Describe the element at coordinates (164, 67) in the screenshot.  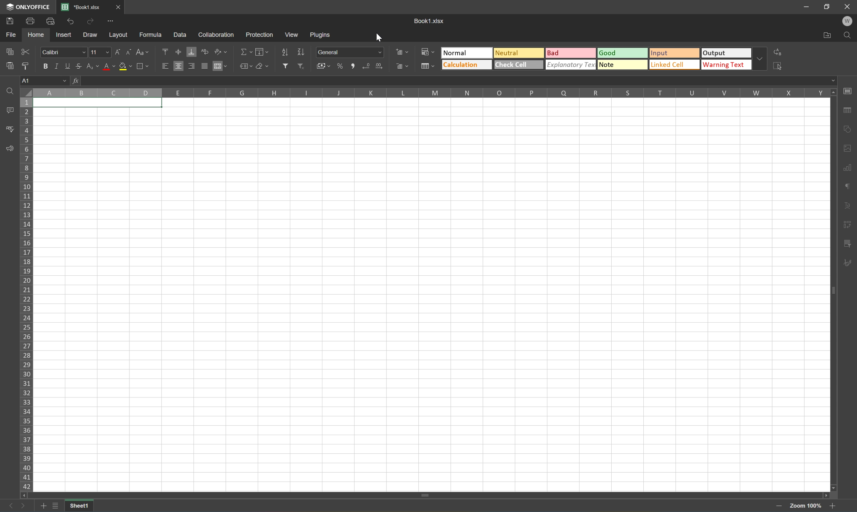
I see `Align left` at that location.